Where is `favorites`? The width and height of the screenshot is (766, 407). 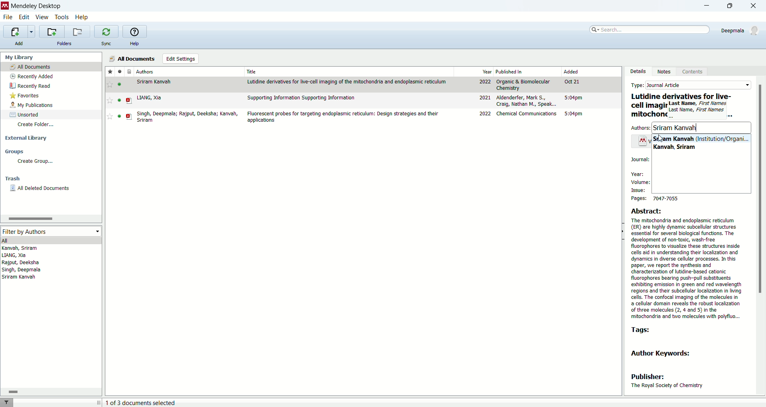 favorites is located at coordinates (25, 97).